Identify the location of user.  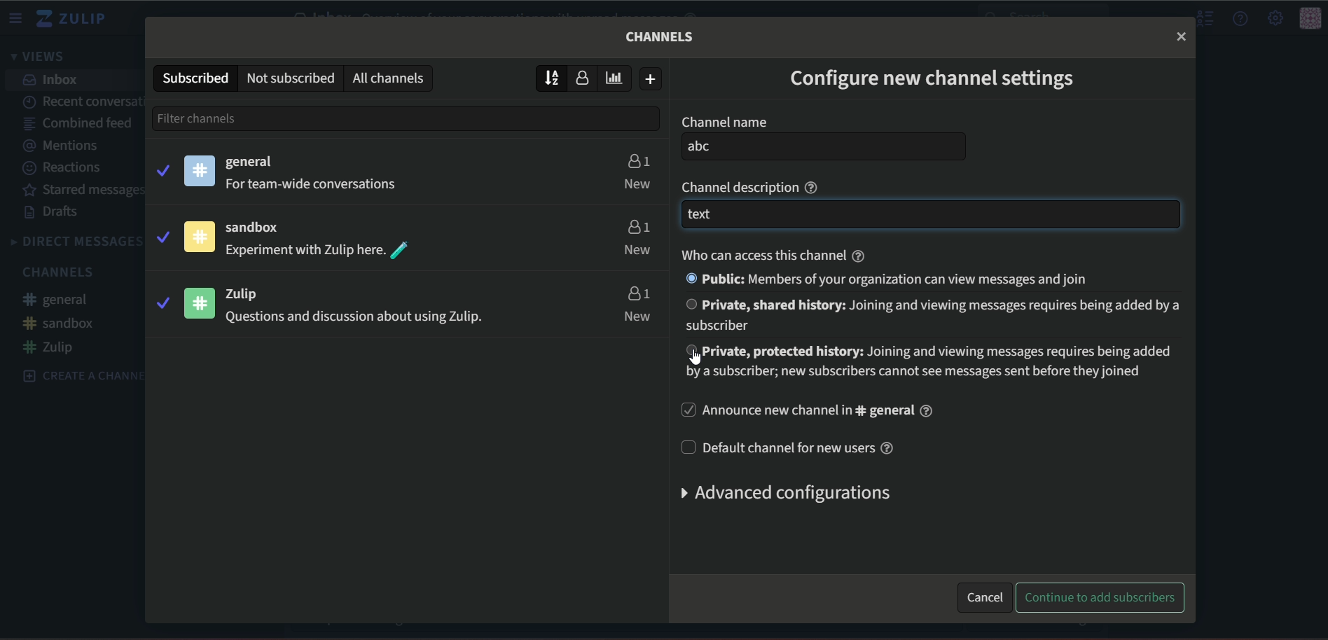
(586, 79).